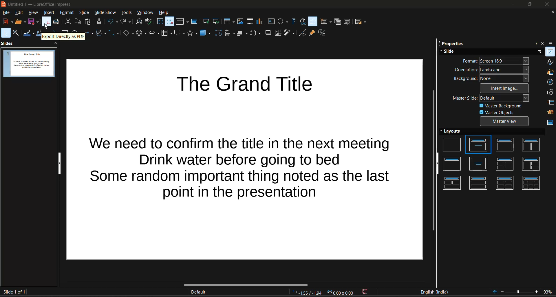 Image resolution: width=556 pixels, height=297 pixels. What do you see at coordinates (259, 22) in the screenshot?
I see `insert chart` at bounding box center [259, 22].